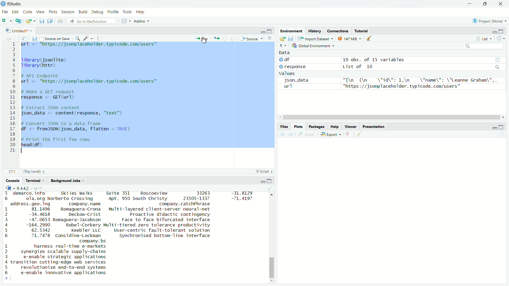  What do you see at coordinates (55, 39) in the screenshot?
I see `Source on Save` at bounding box center [55, 39].